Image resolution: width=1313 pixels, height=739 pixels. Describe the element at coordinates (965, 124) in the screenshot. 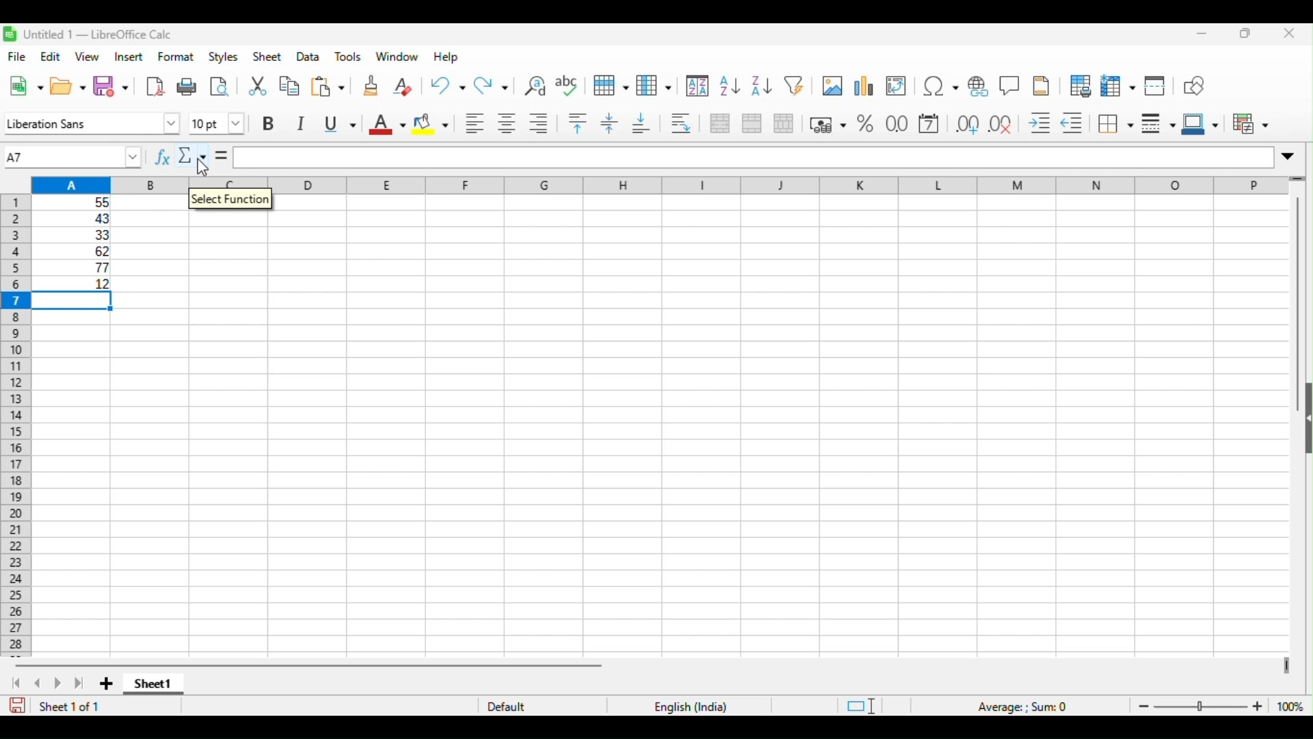

I see `add decimal place` at that location.